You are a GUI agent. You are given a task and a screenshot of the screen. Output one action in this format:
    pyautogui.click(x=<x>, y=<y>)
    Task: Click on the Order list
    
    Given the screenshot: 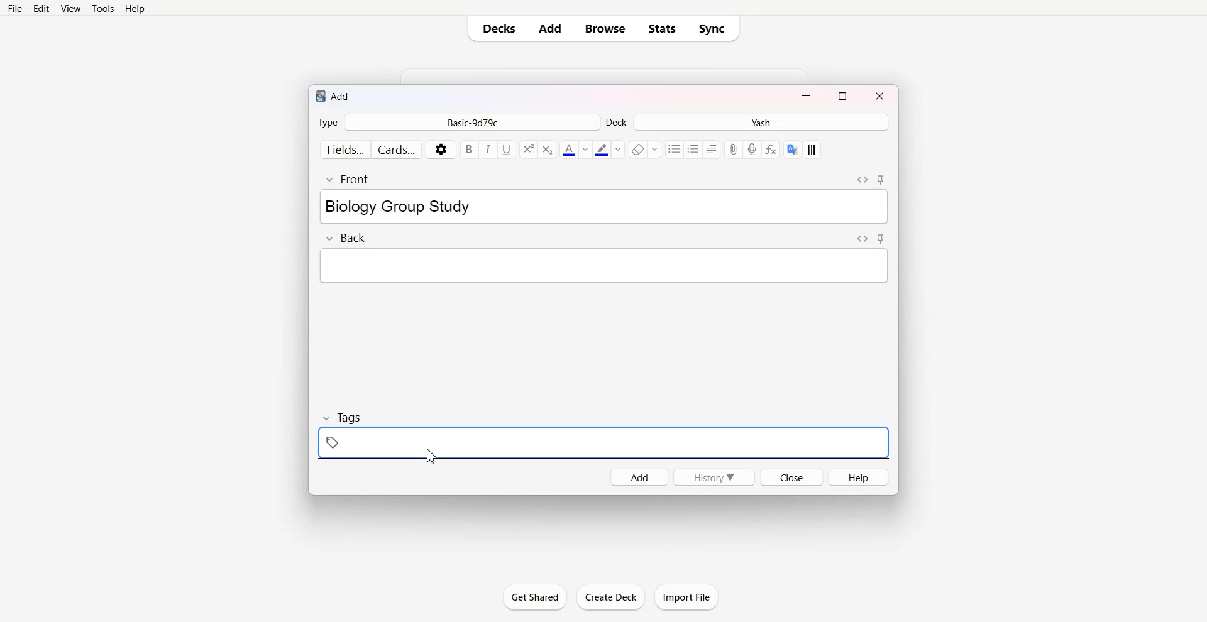 What is the action you would take?
    pyautogui.click(x=694, y=150)
    